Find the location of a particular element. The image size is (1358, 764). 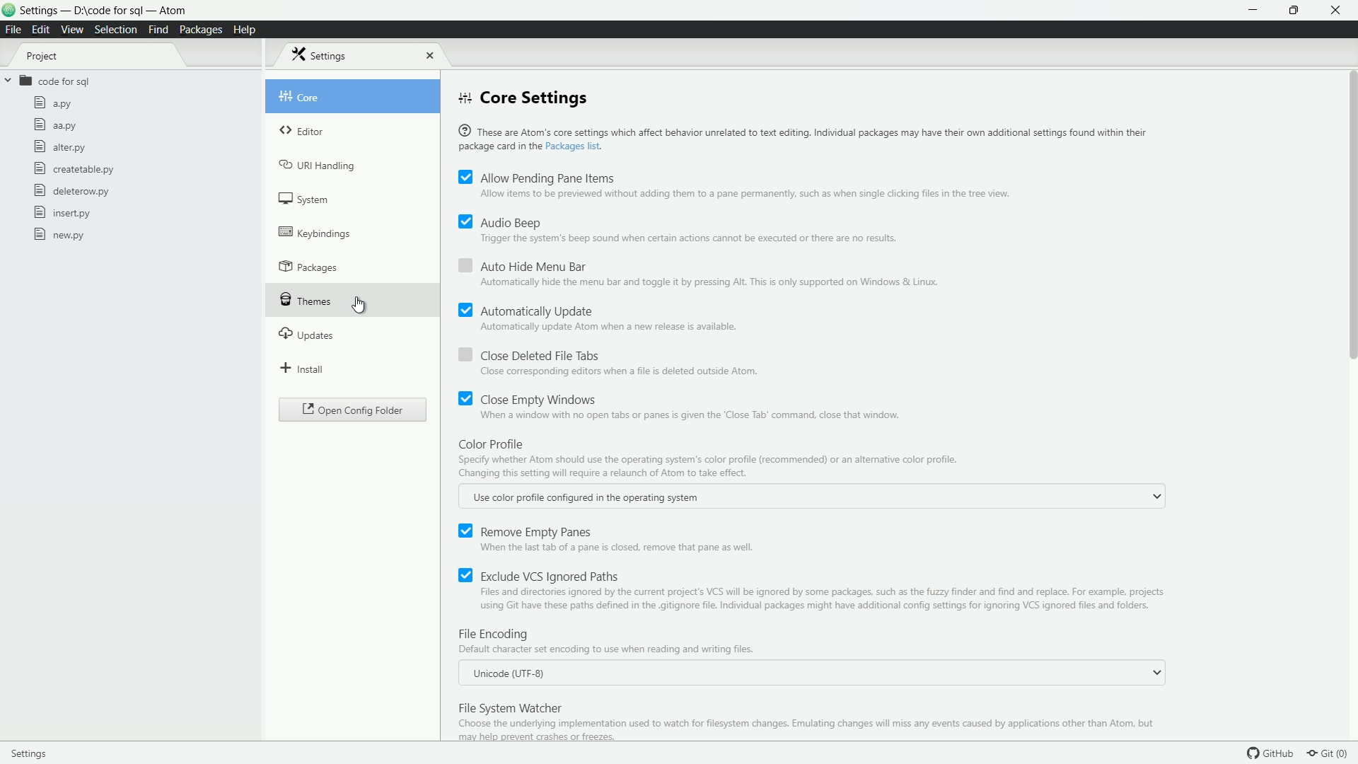

help menu is located at coordinates (243, 30).